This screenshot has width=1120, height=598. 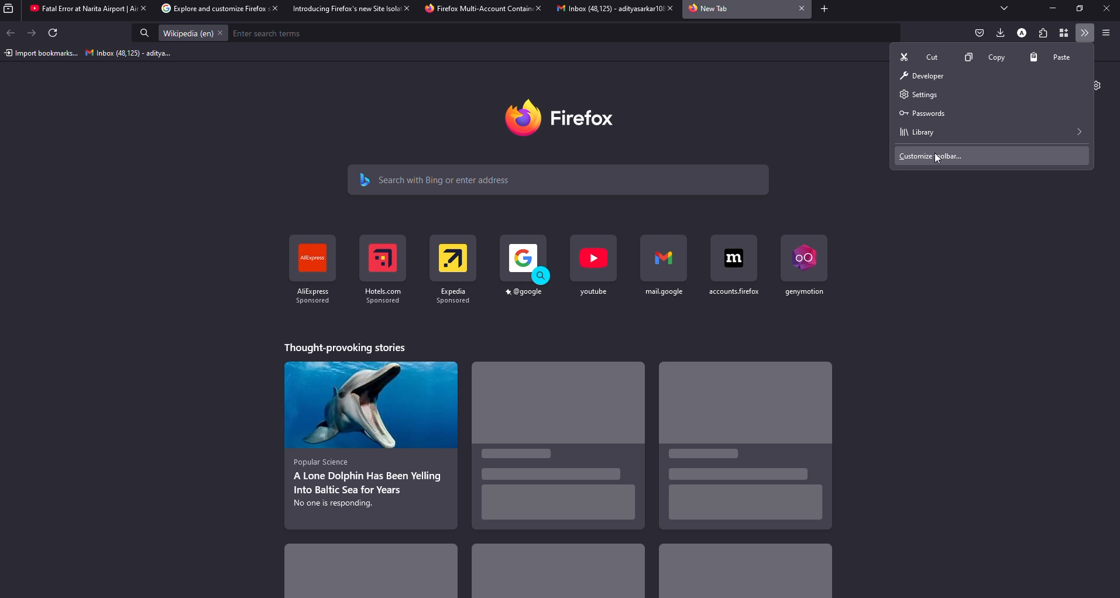 What do you see at coordinates (1049, 8) in the screenshot?
I see `minimize` at bounding box center [1049, 8].